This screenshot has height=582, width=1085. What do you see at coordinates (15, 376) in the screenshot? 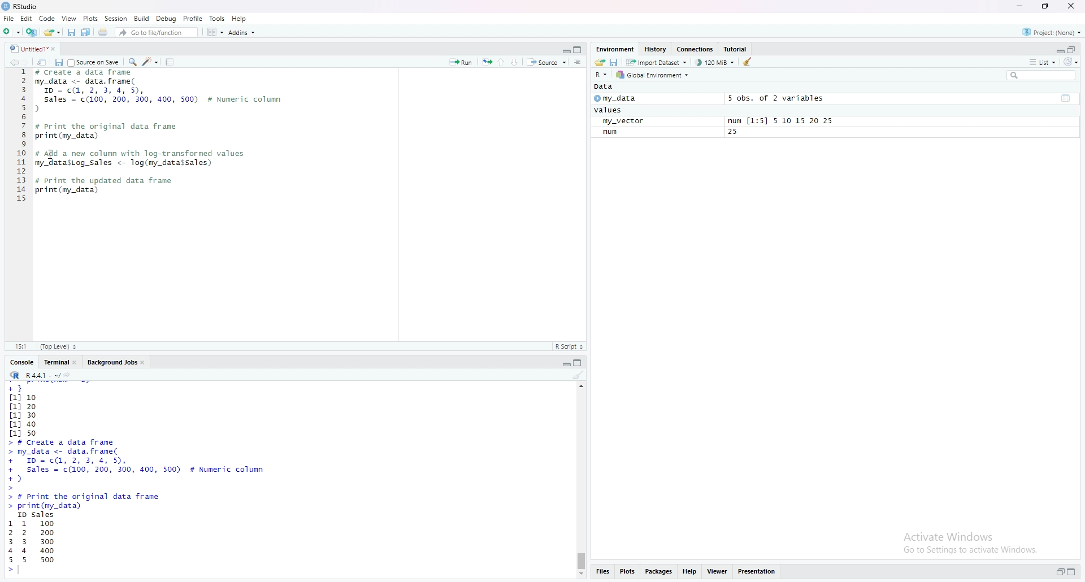
I see `R` at bounding box center [15, 376].